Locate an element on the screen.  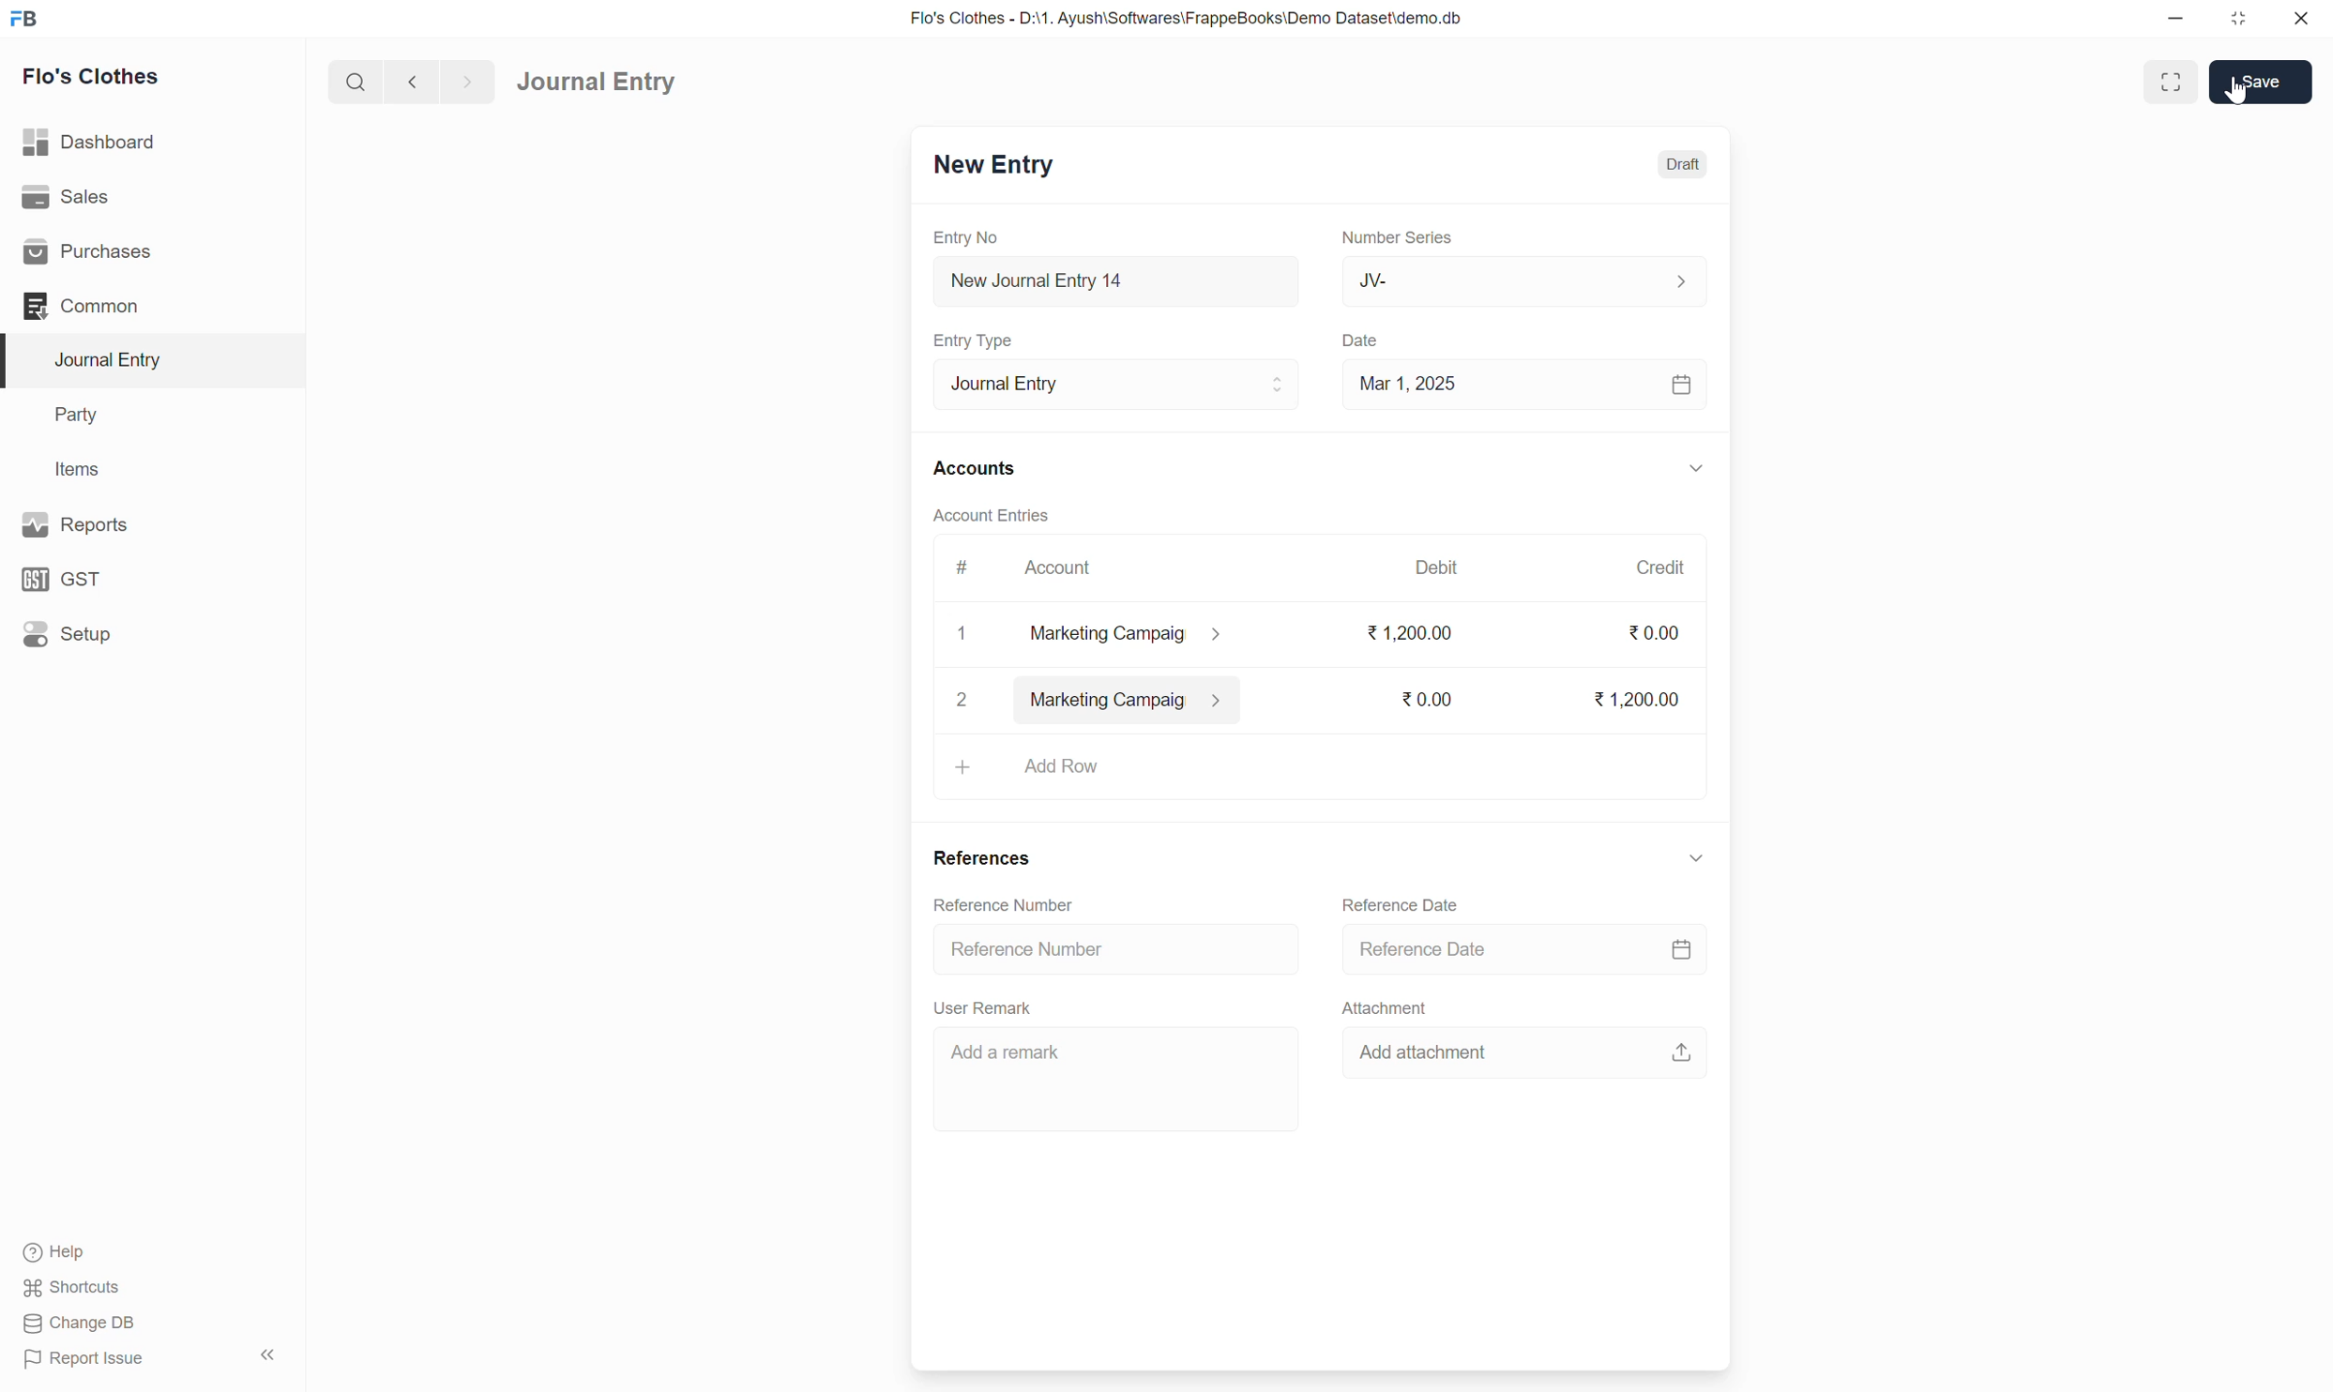
Help is located at coordinates (59, 1253).